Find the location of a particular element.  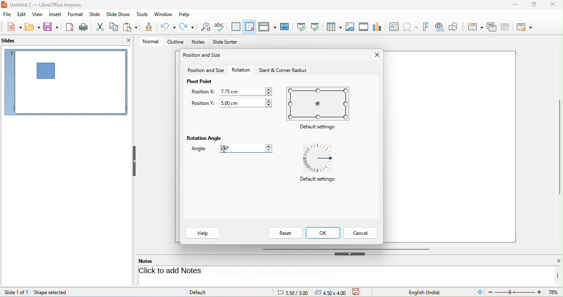

rotation is located at coordinates (241, 70).